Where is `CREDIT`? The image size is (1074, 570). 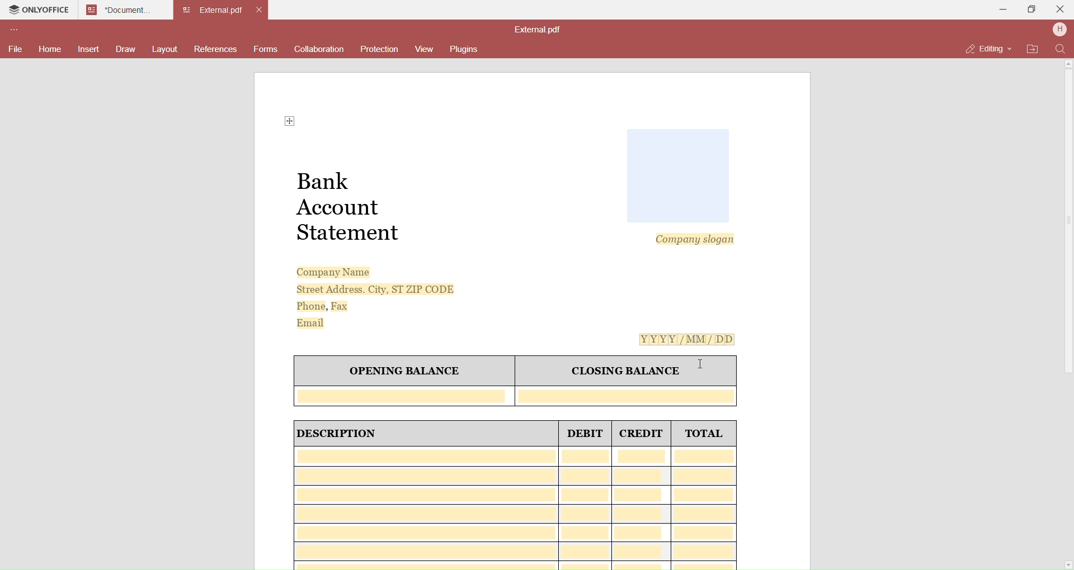
CREDIT is located at coordinates (643, 435).